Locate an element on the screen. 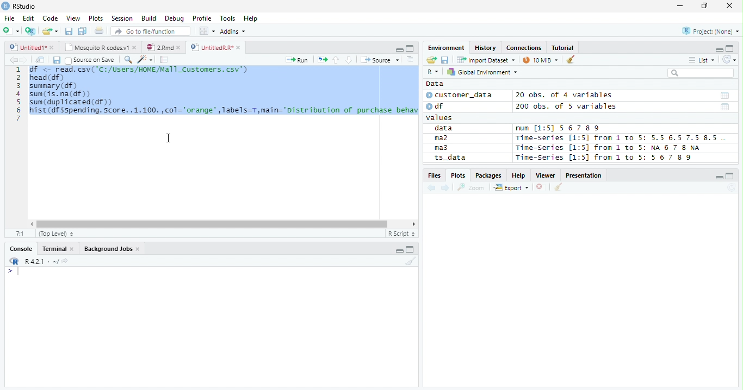 Image resolution: width=743 pixels, height=390 pixels. Data is located at coordinates (435, 84).